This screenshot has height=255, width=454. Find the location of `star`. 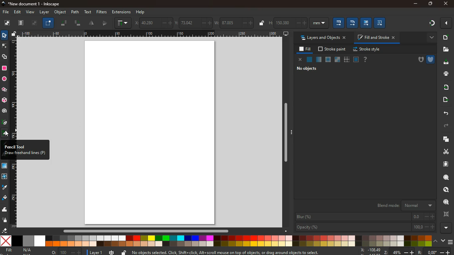

star is located at coordinates (5, 90).